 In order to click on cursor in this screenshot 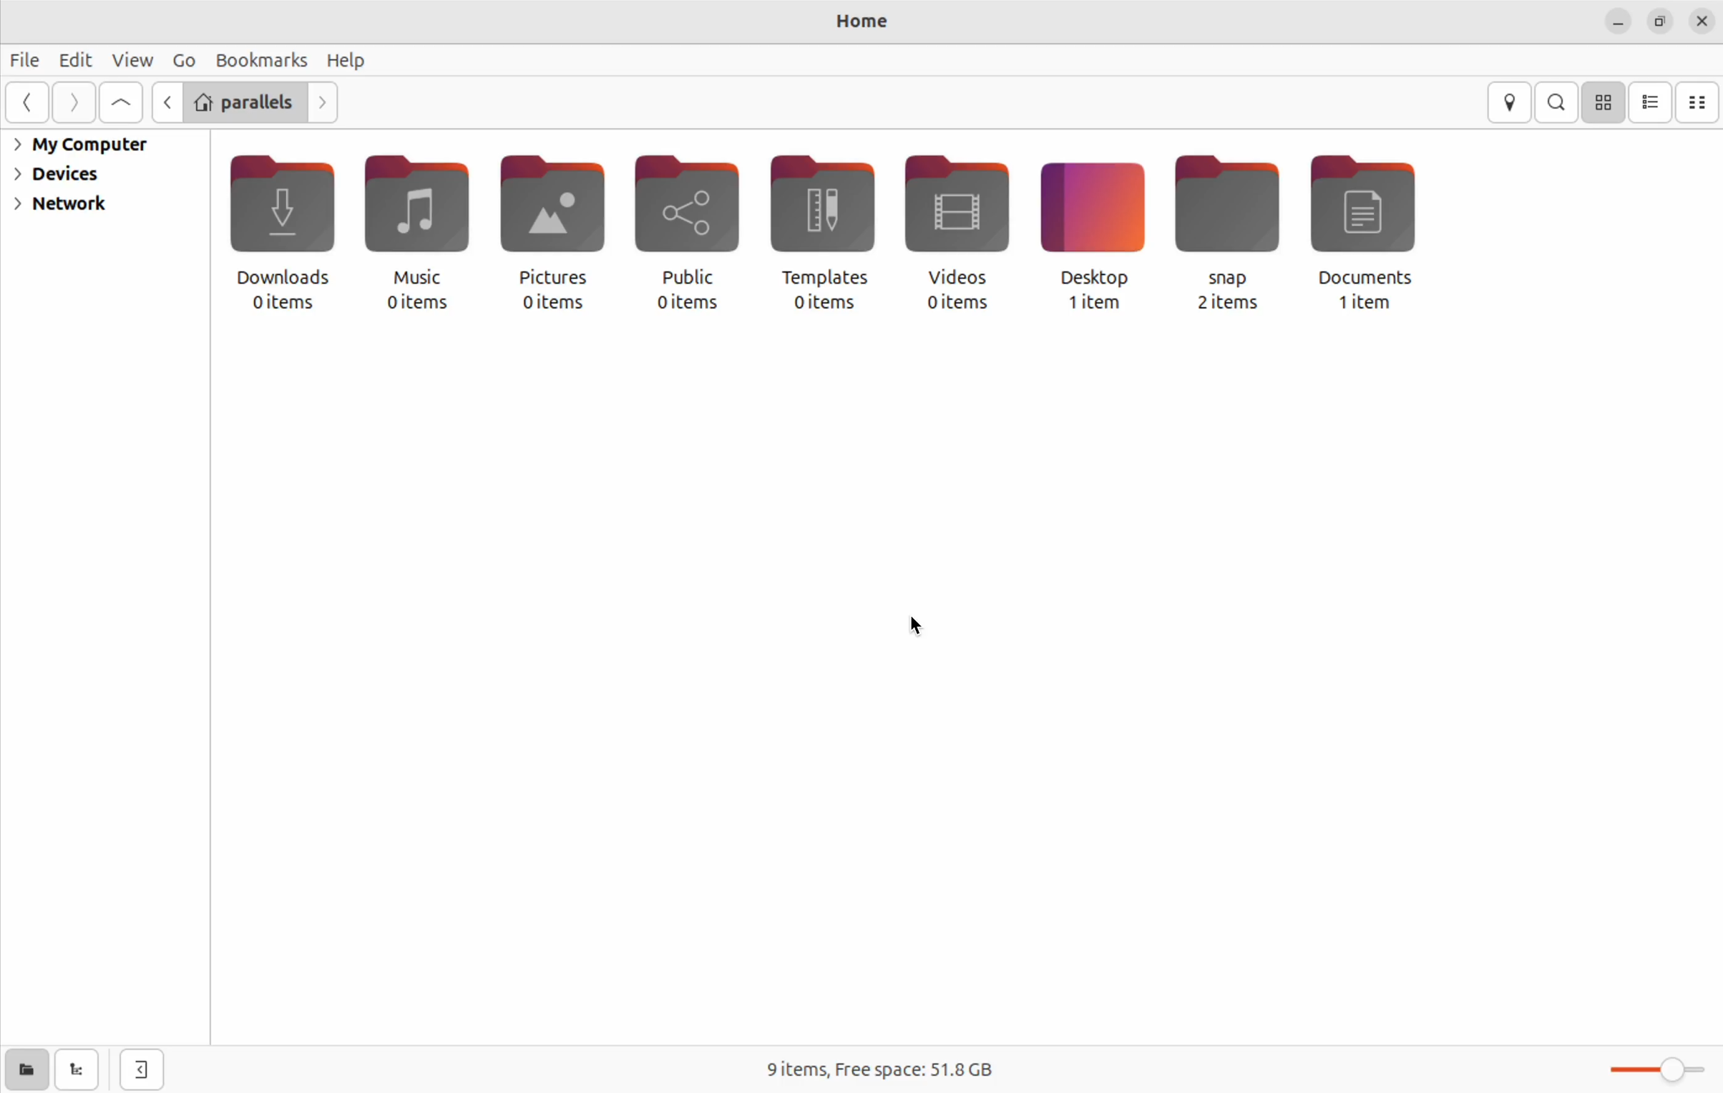, I will do `click(909, 627)`.